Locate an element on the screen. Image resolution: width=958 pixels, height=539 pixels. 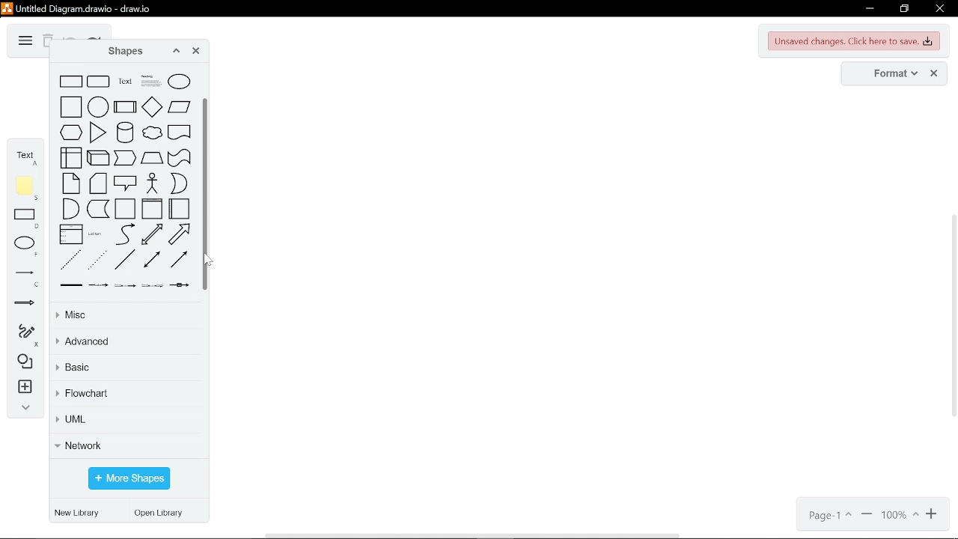
flowchart is located at coordinates (126, 395).